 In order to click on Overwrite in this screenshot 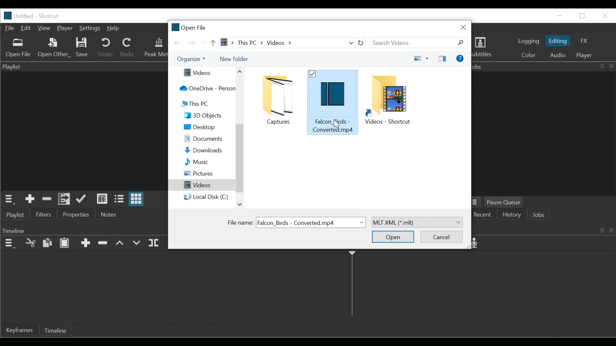, I will do `click(136, 243)`.